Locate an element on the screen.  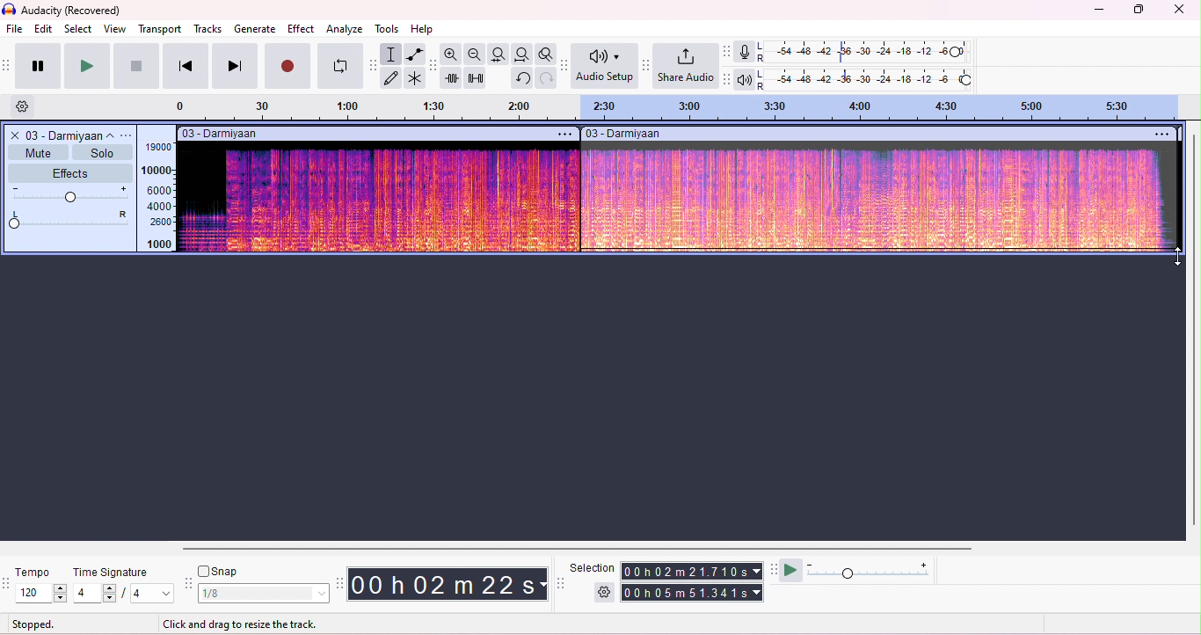
next is located at coordinates (234, 66).